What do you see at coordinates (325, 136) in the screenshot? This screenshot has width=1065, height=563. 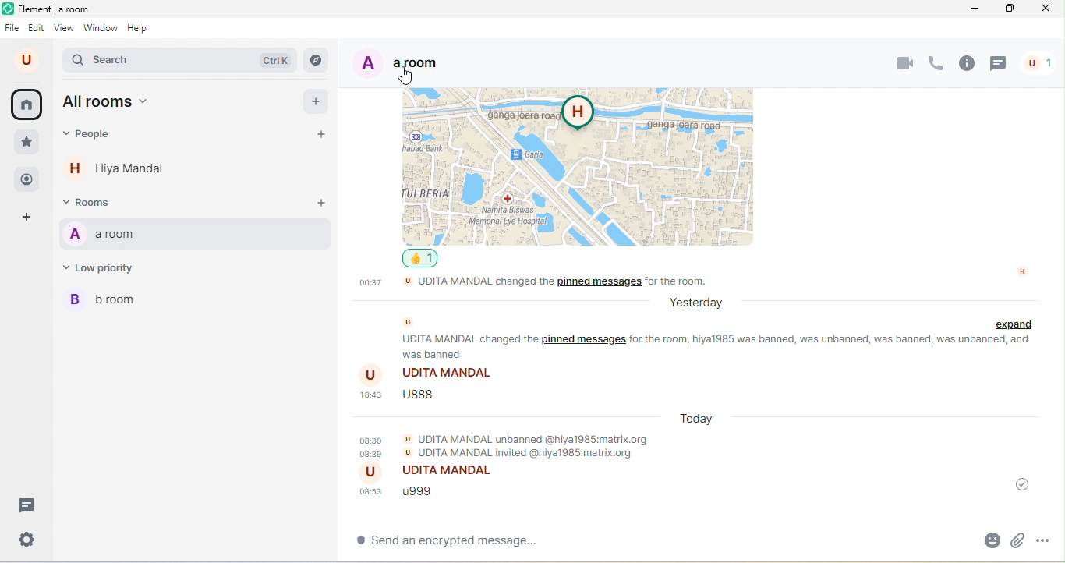 I see `start chat` at bounding box center [325, 136].